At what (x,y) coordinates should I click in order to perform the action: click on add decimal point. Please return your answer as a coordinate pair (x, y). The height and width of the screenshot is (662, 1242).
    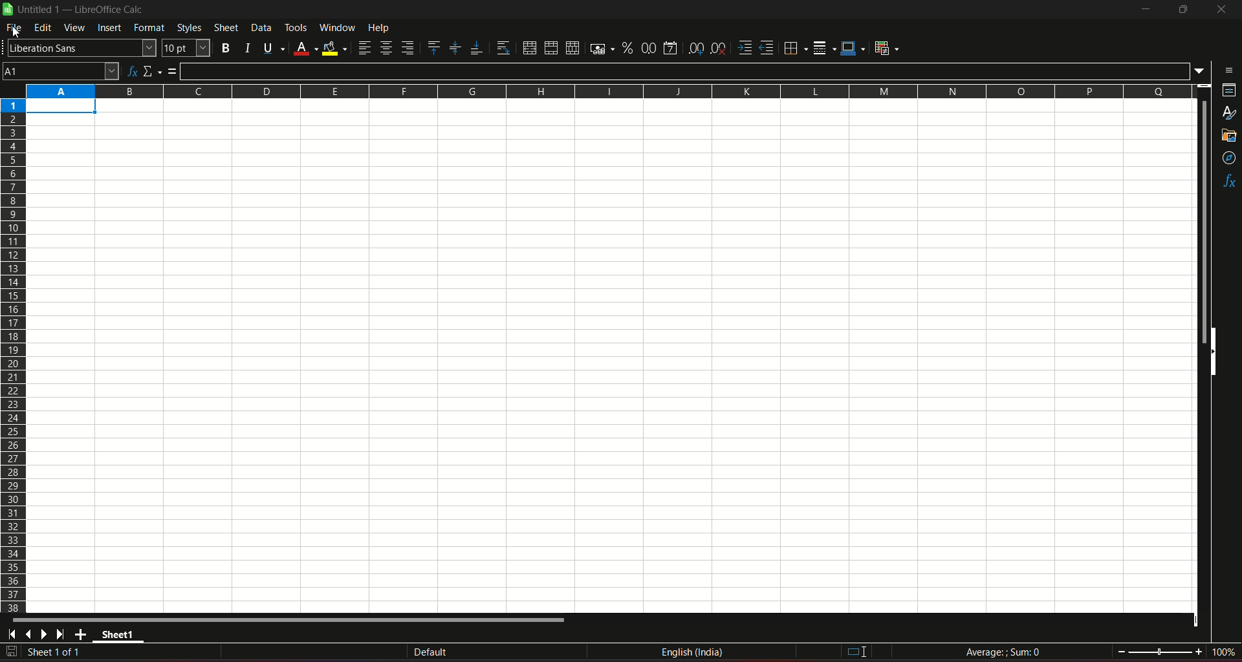
    Looking at the image, I should click on (697, 48).